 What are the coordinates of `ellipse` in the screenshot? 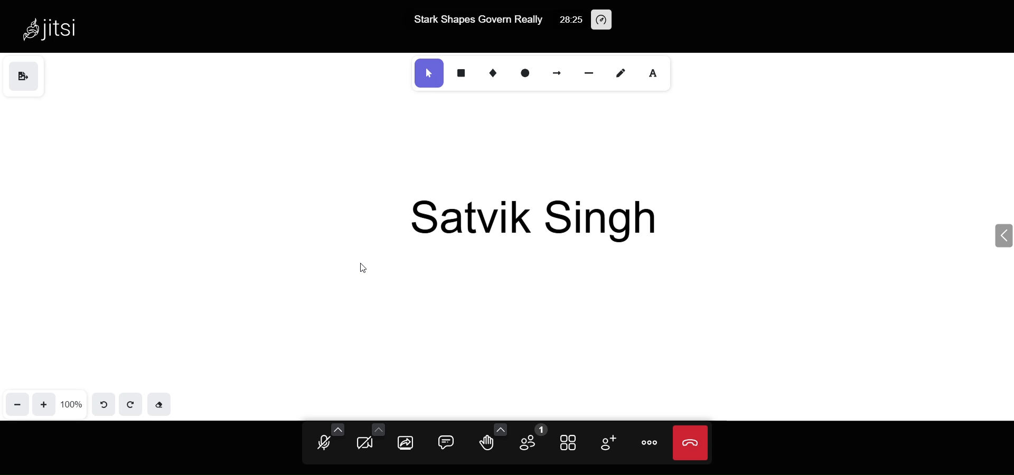 It's located at (527, 72).